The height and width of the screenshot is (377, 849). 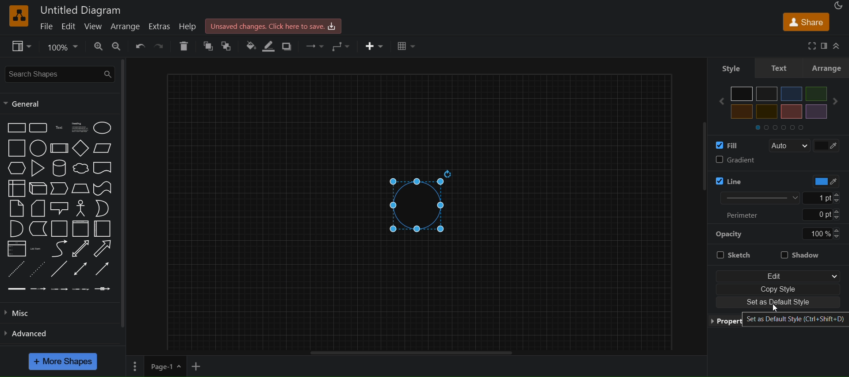 I want to click on redo, so click(x=161, y=46).